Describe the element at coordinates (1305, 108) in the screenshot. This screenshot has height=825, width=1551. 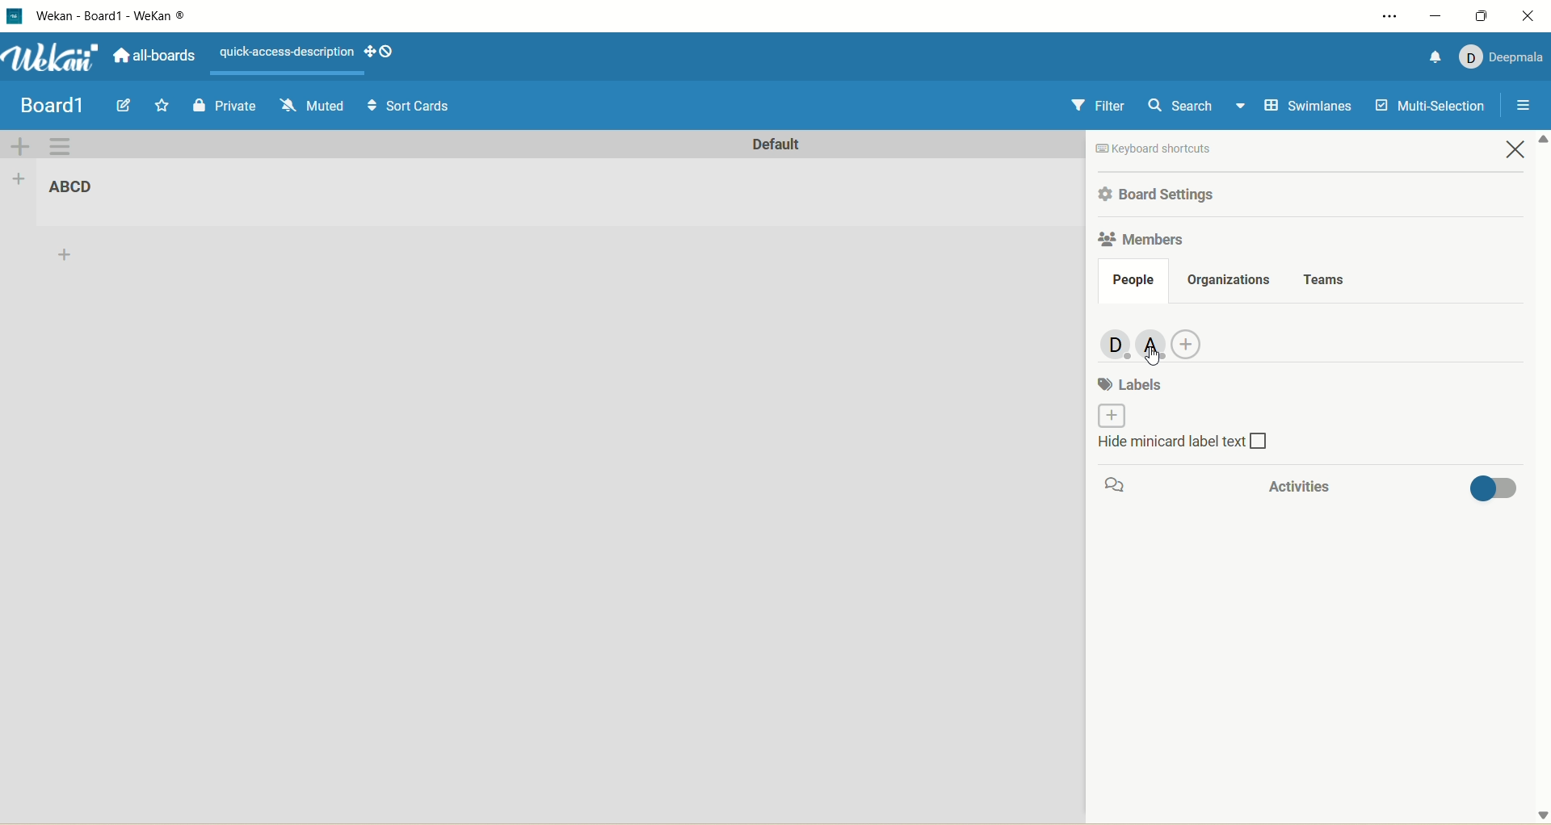
I see `swimlanes` at that location.